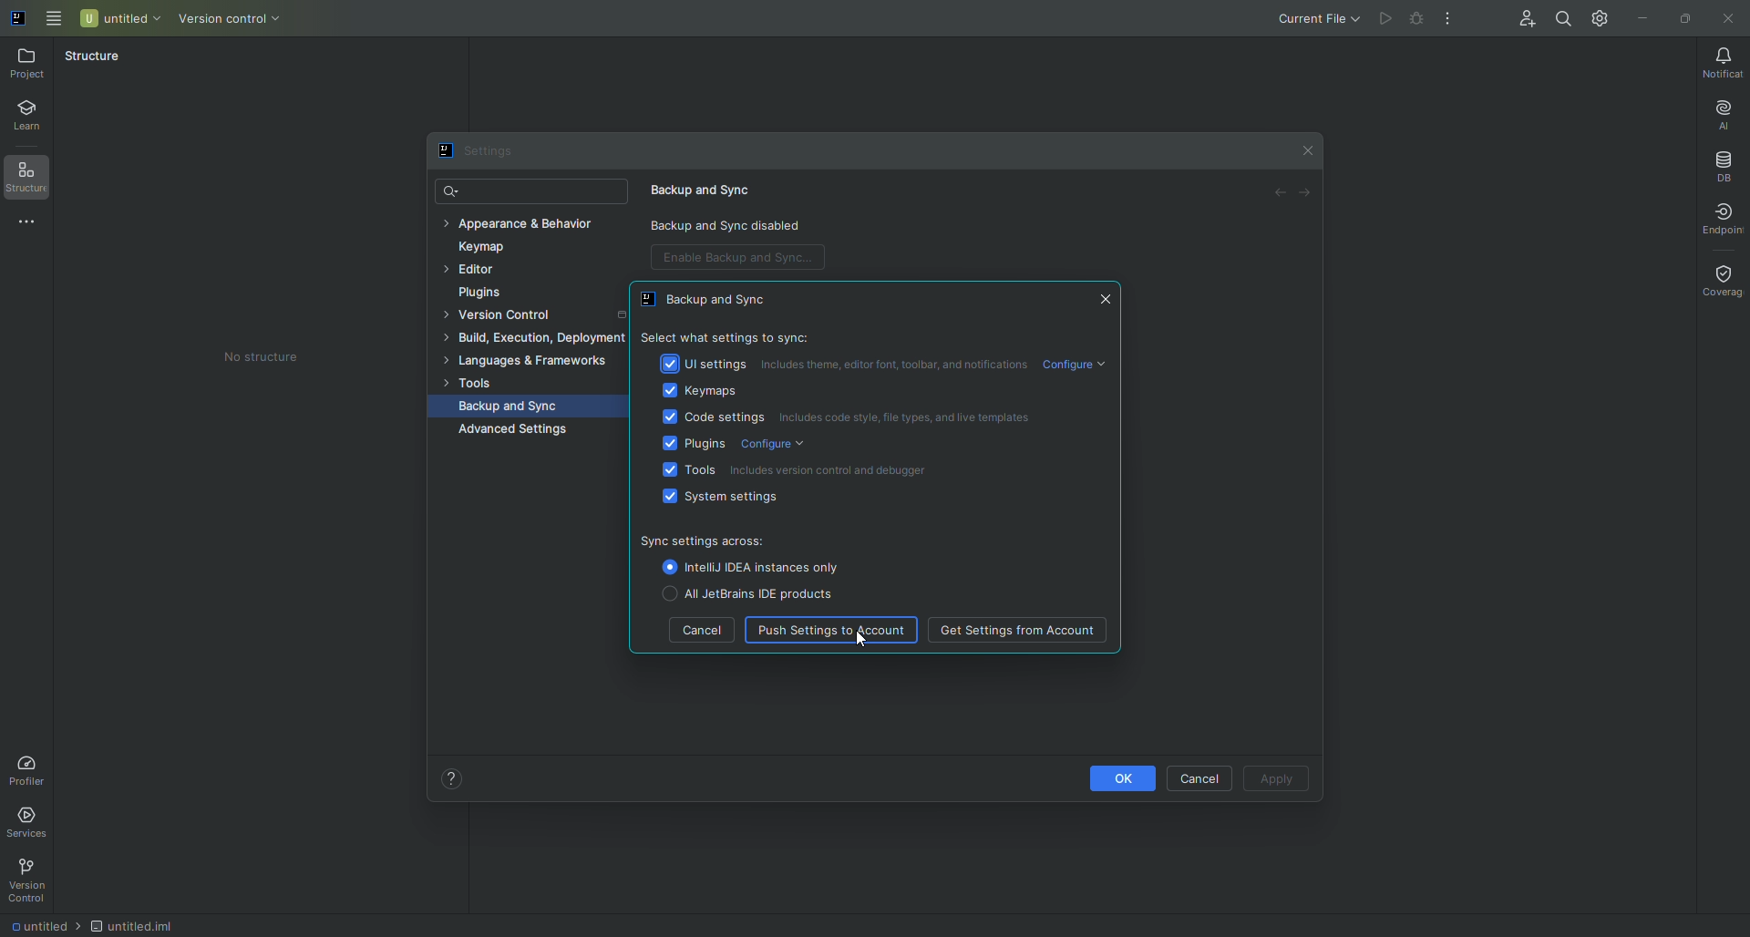  What do you see at coordinates (1307, 151) in the screenshot?
I see `Close` at bounding box center [1307, 151].